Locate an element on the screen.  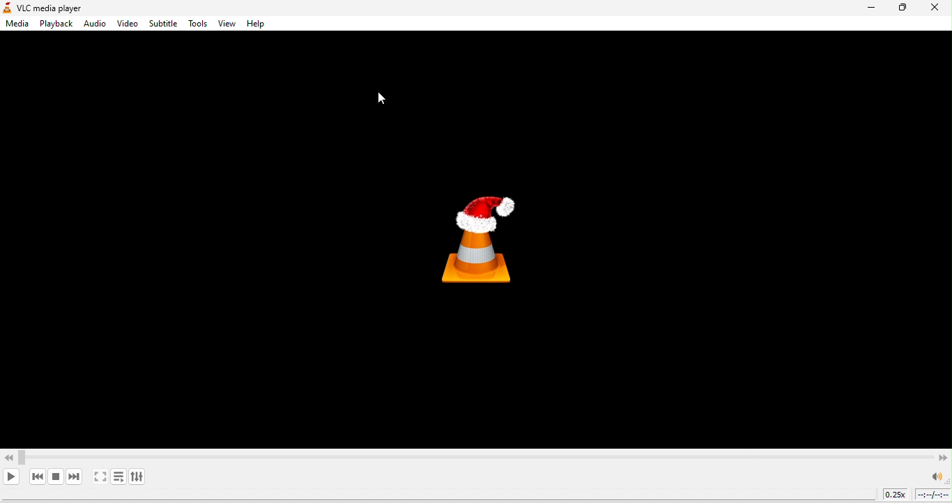
audio is located at coordinates (95, 24).